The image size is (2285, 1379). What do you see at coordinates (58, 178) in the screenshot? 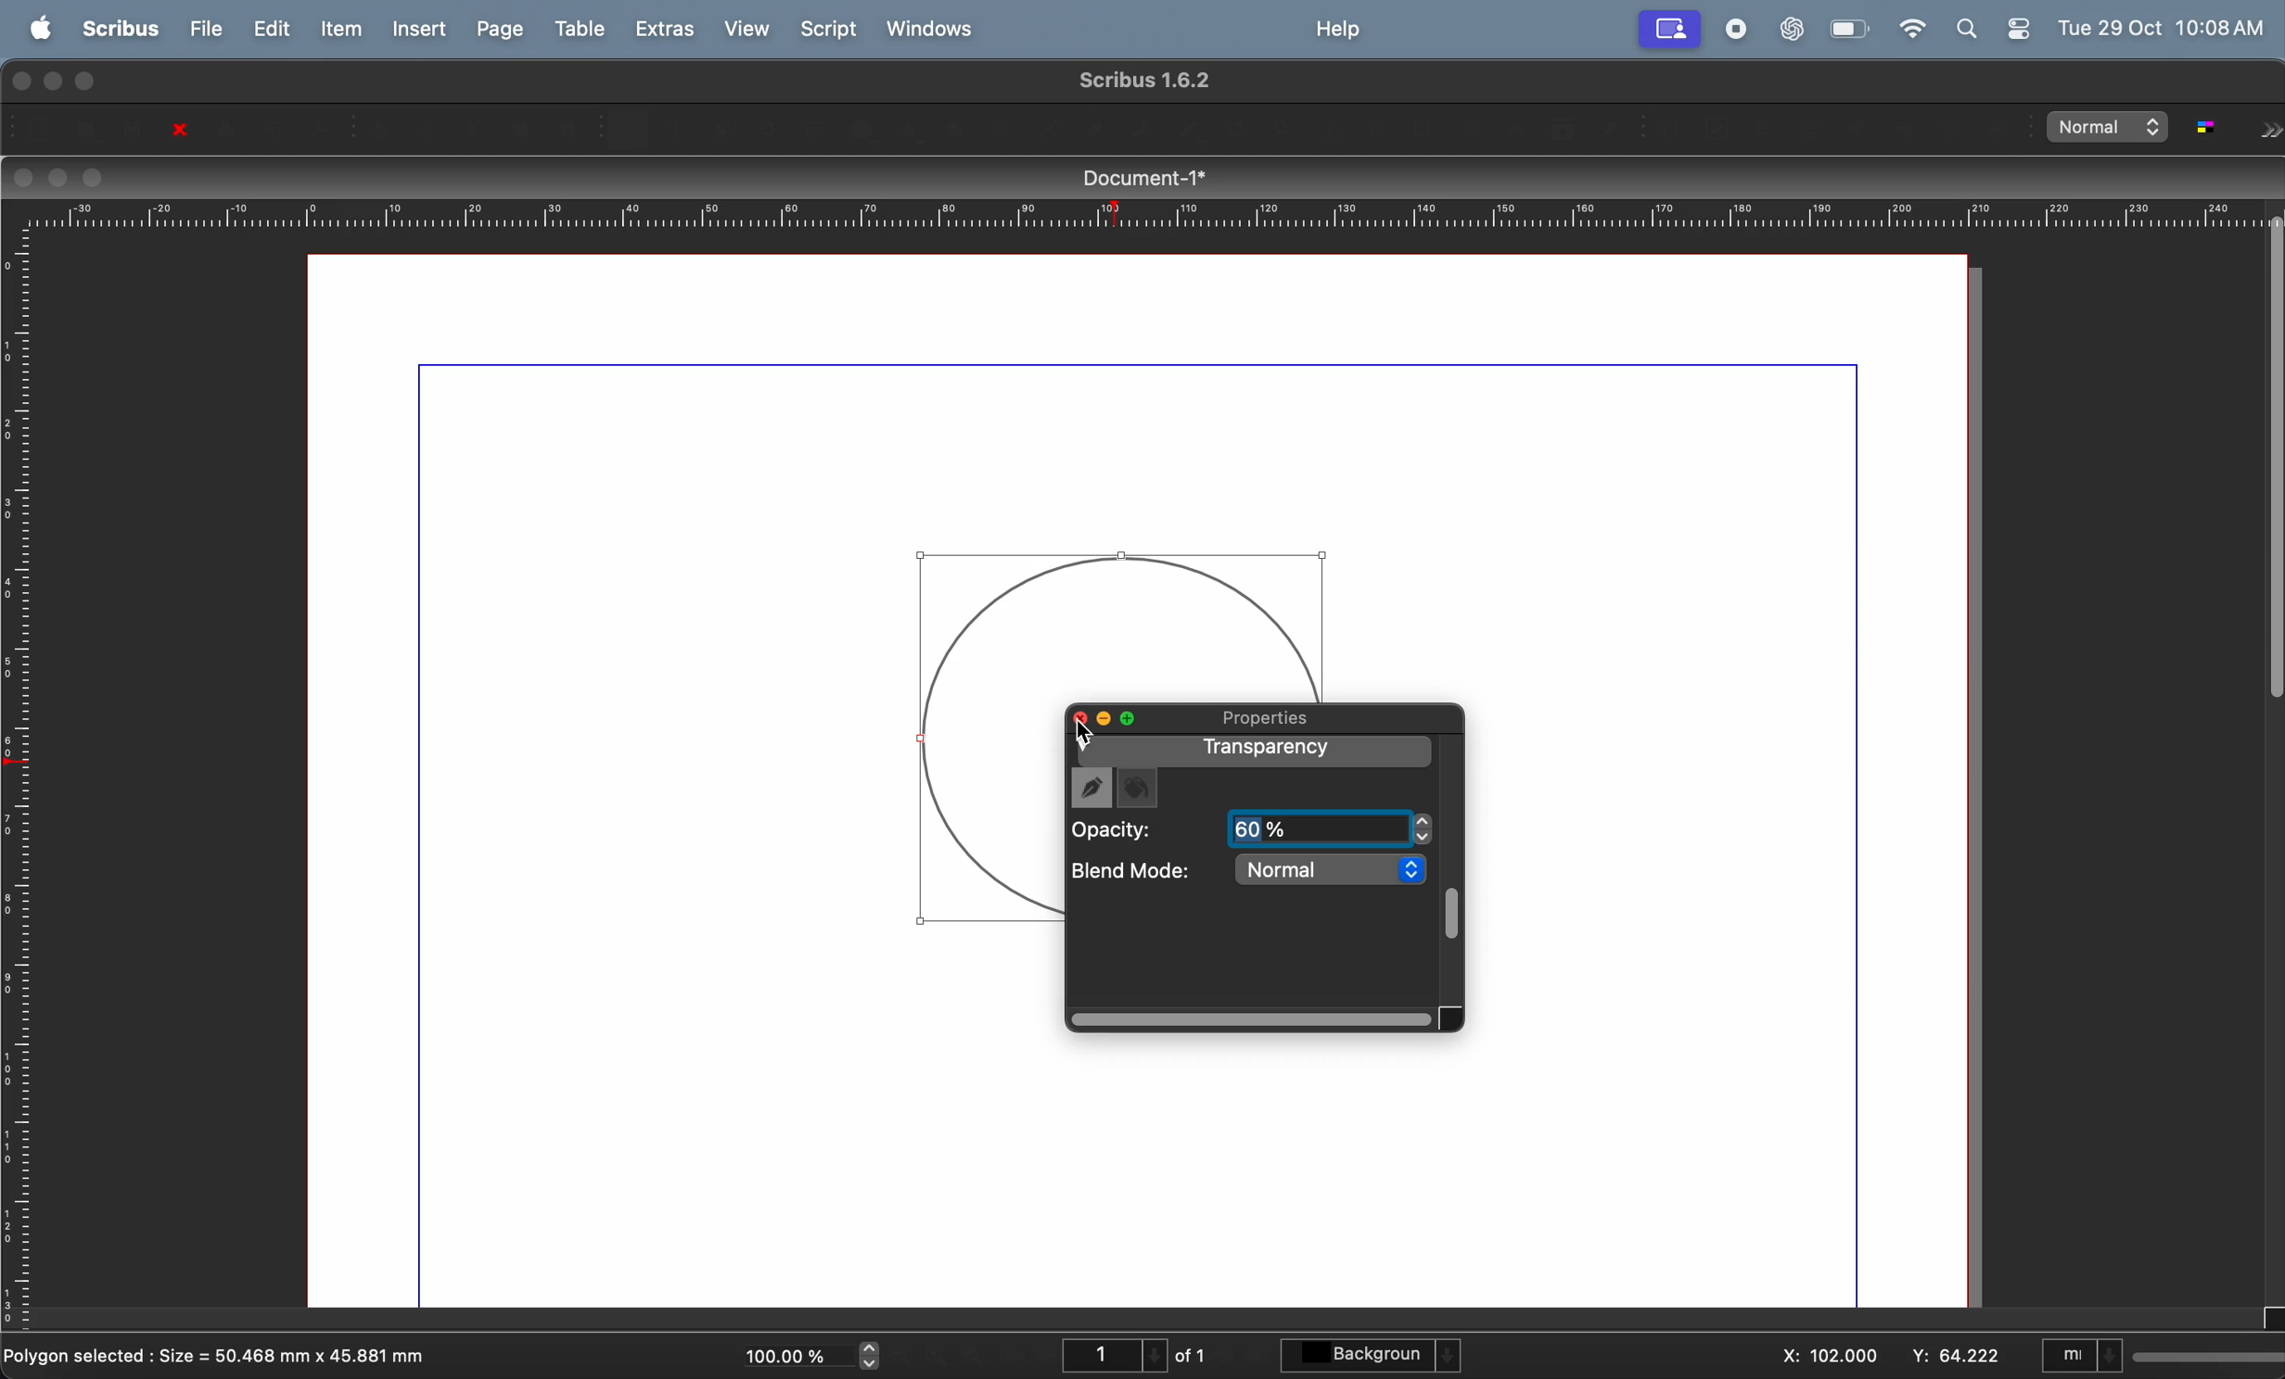
I see `minimize` at bounding box center [58, 178].